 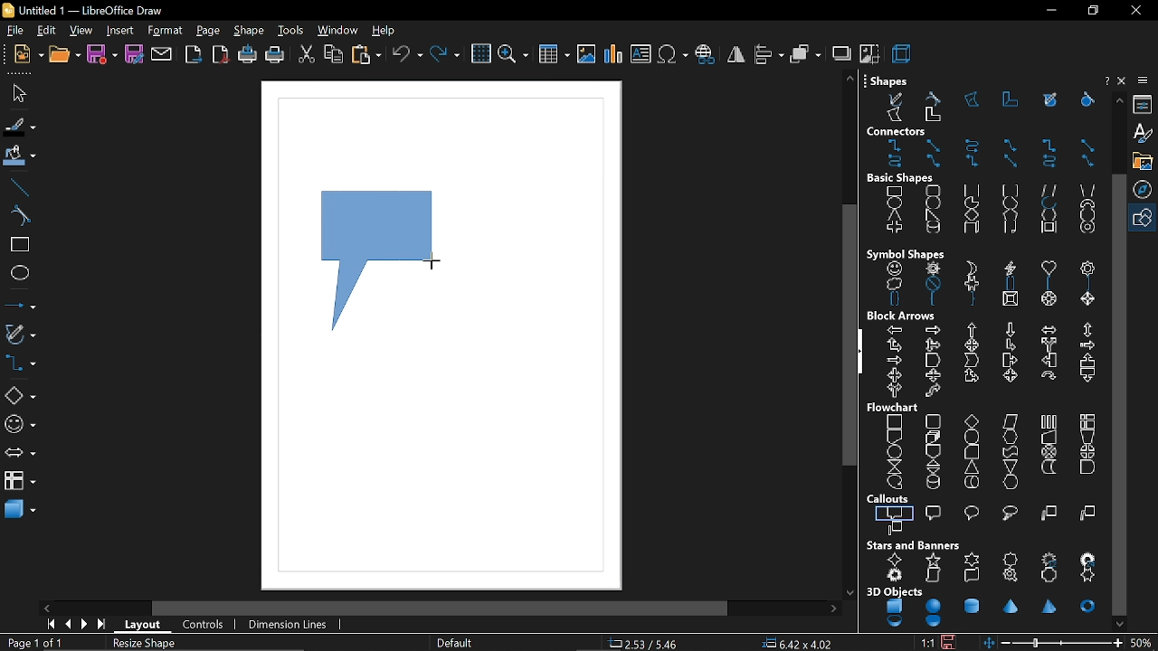 What do you see at coordinates (435, 263) in the screenshot?
I see `Cursor` at bounding box center [435, 263].